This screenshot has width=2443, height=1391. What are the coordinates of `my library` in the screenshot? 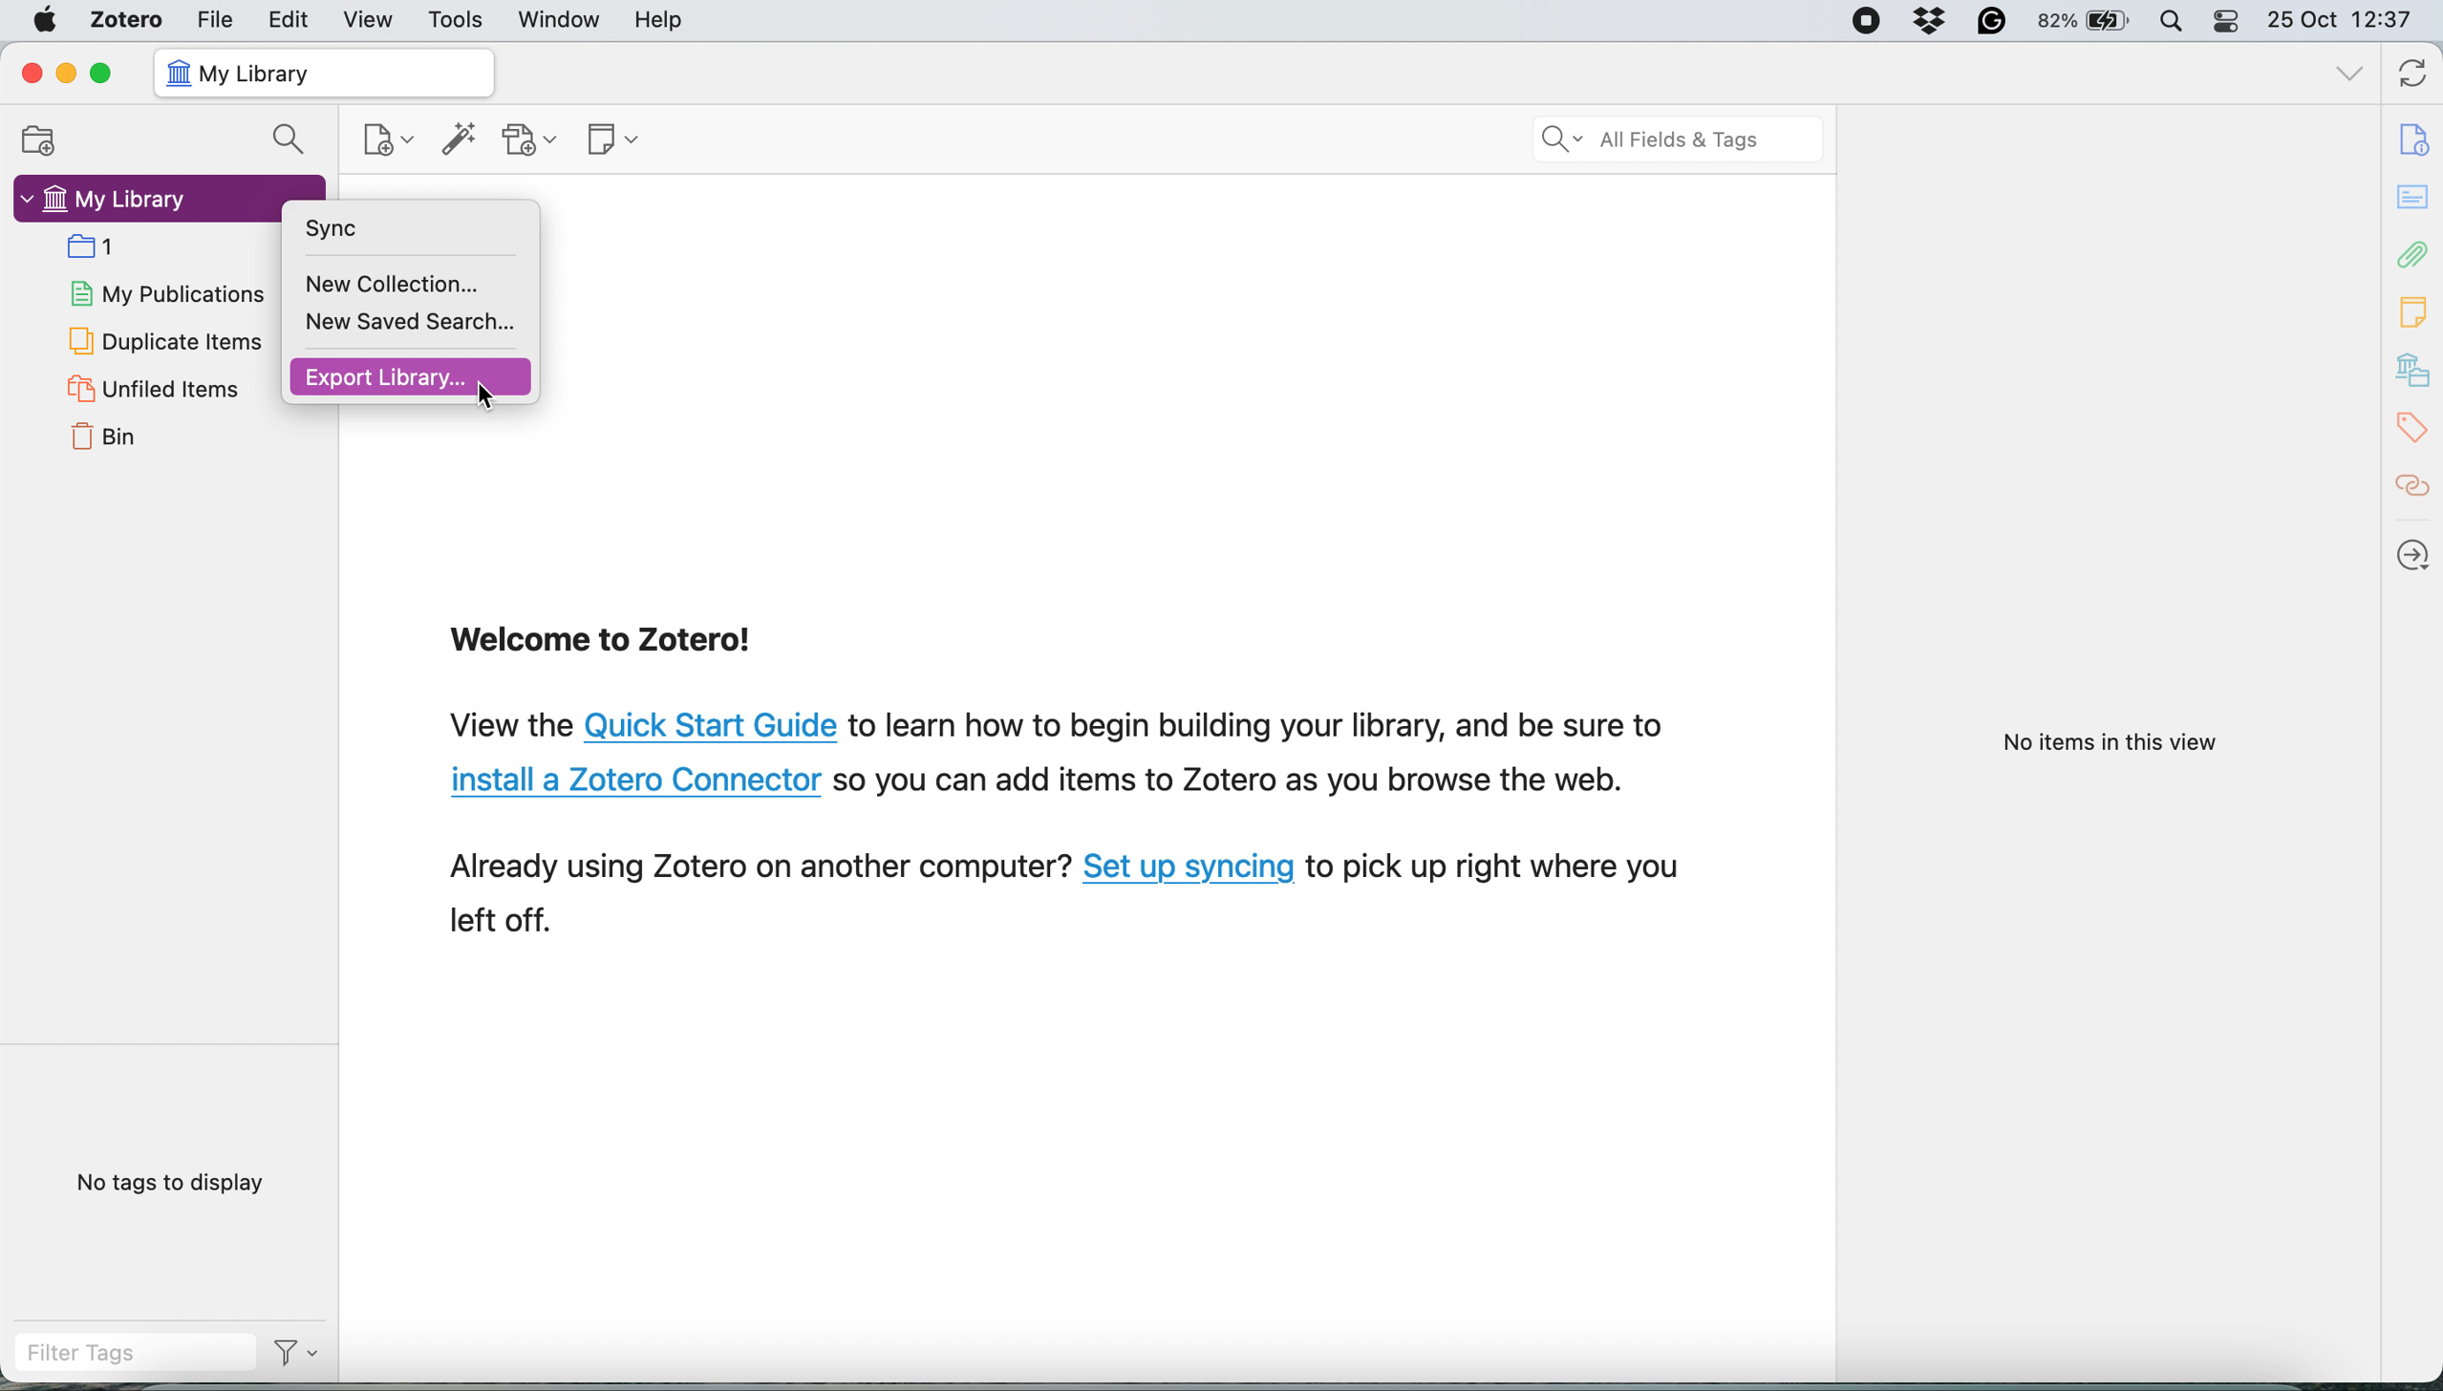 It's located at (324, 73).